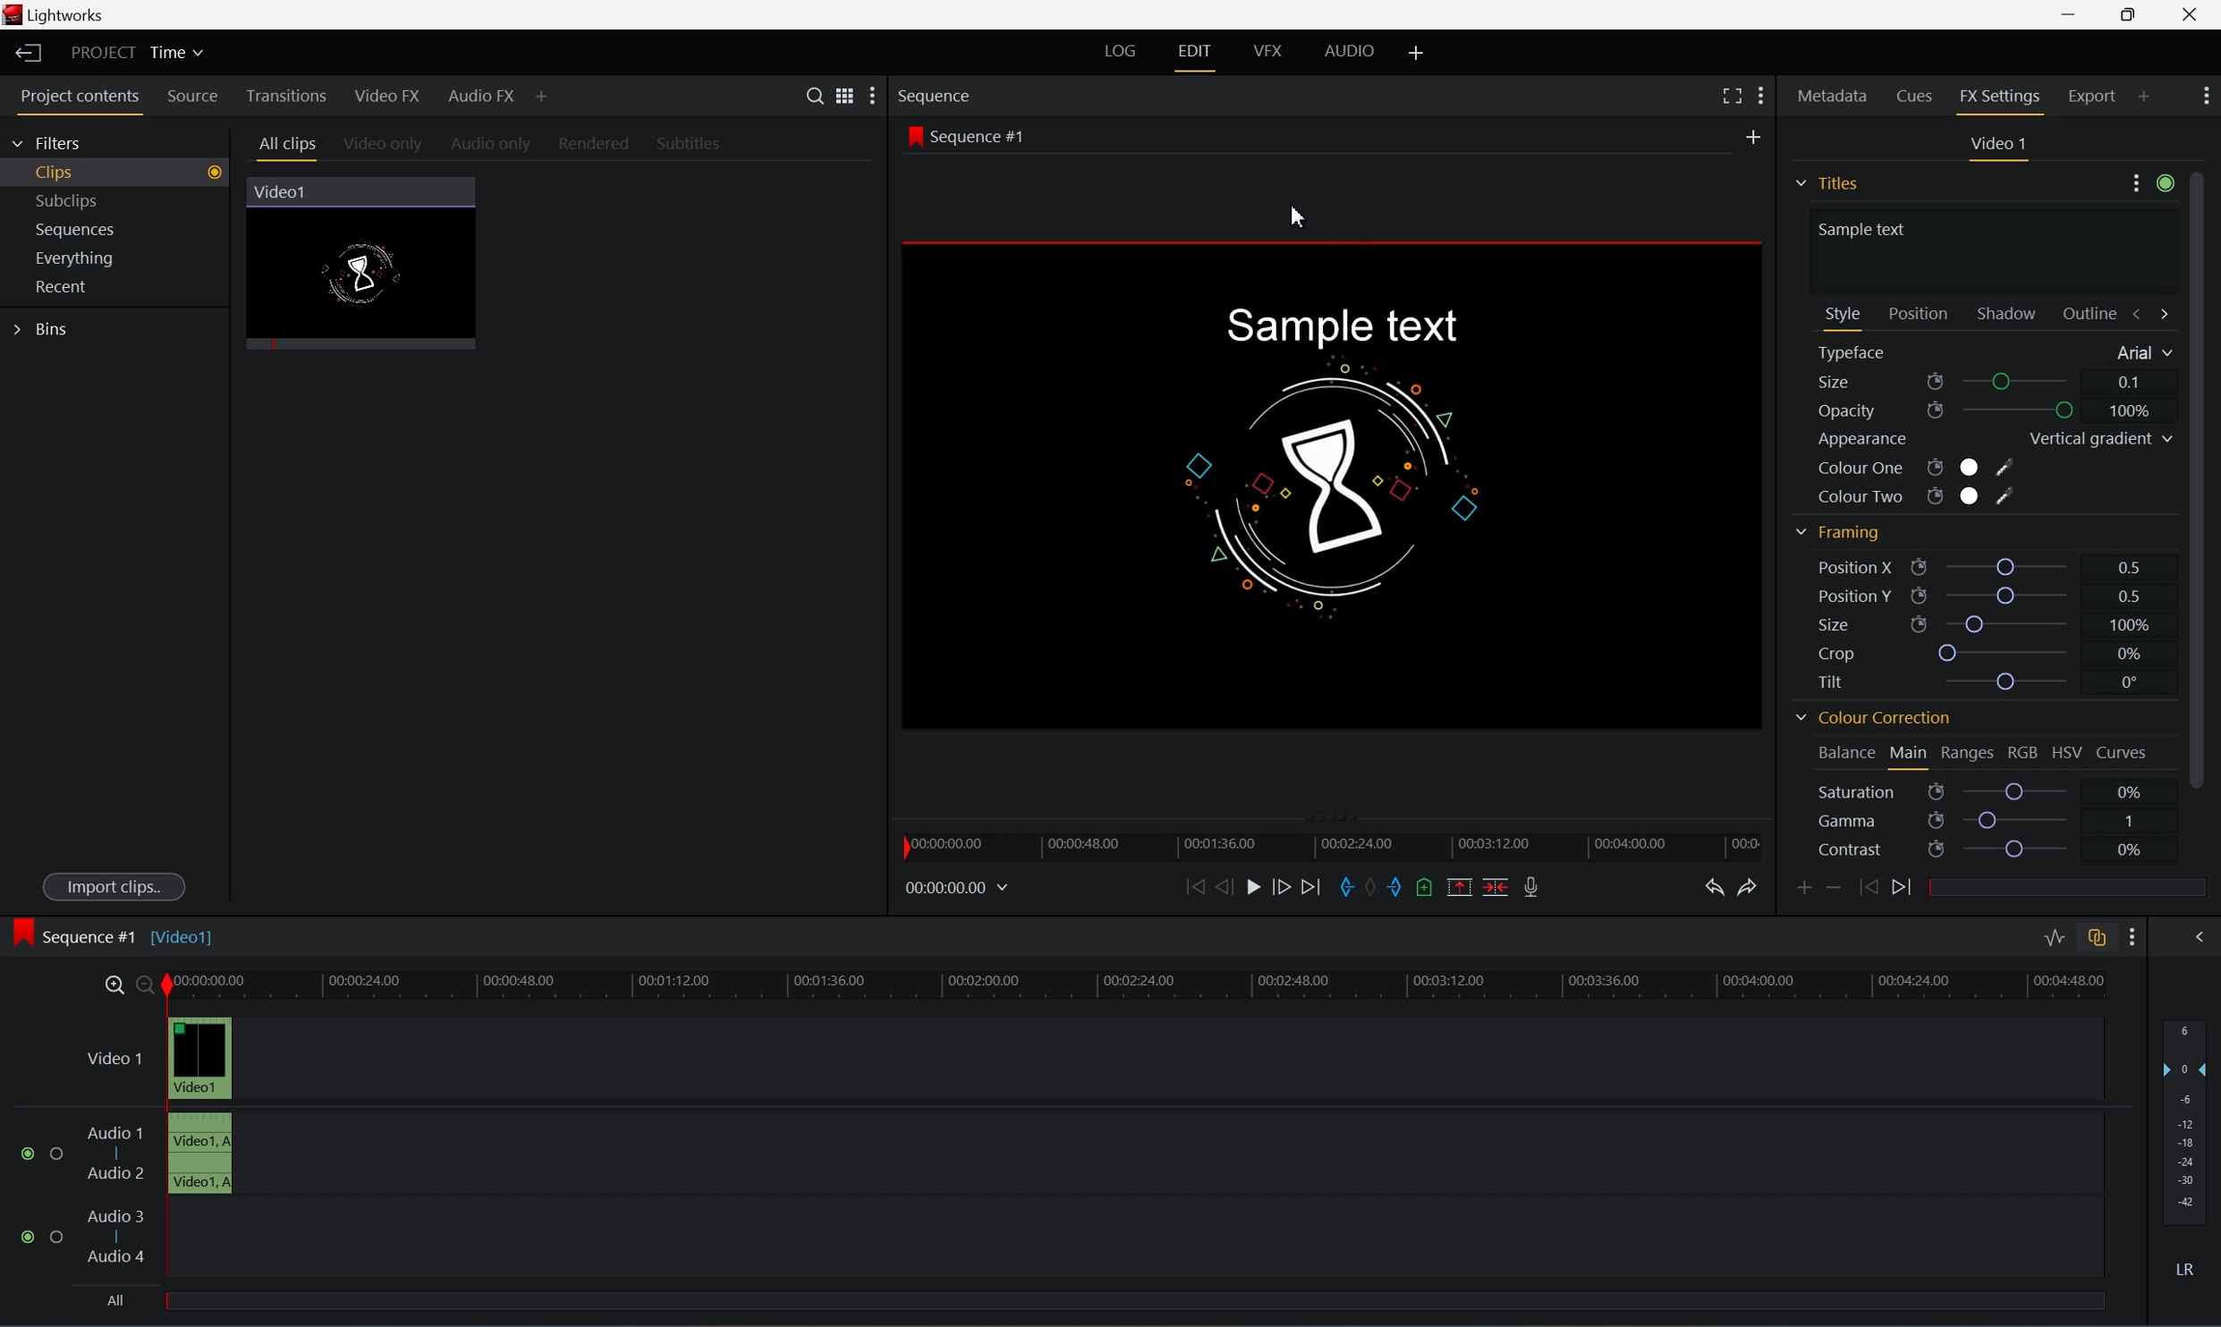  Describe the element at coordinates (2025, 850) in the screenshot. I see `slider` at that location.